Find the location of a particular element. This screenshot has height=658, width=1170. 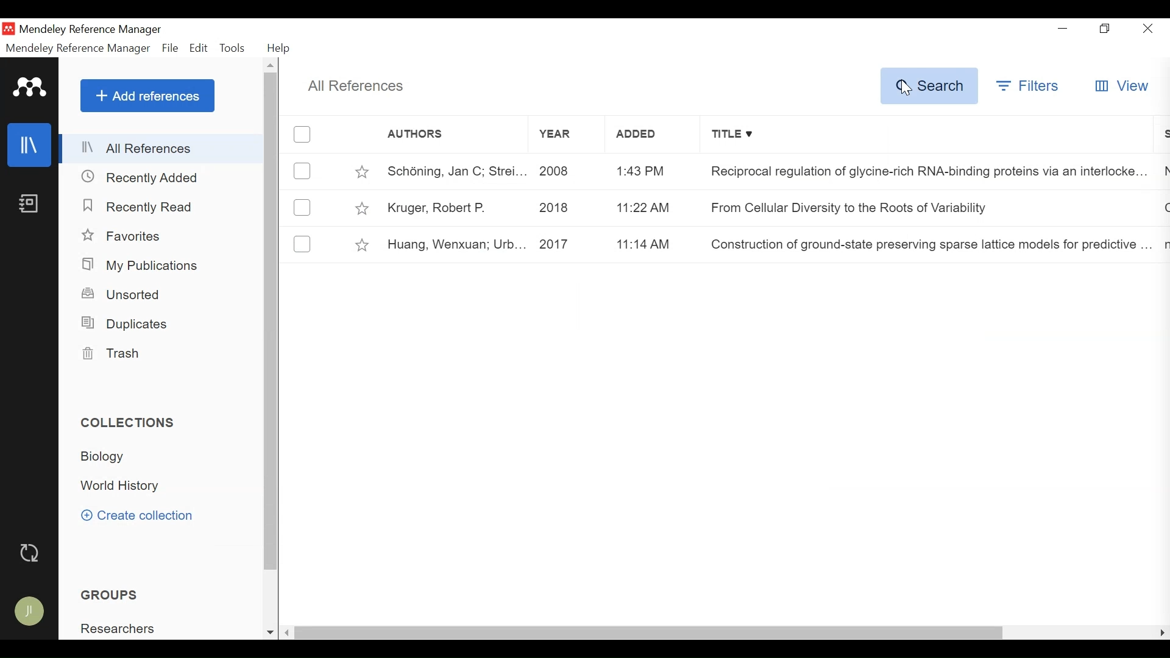

Year is located at coordinates (566, 134).